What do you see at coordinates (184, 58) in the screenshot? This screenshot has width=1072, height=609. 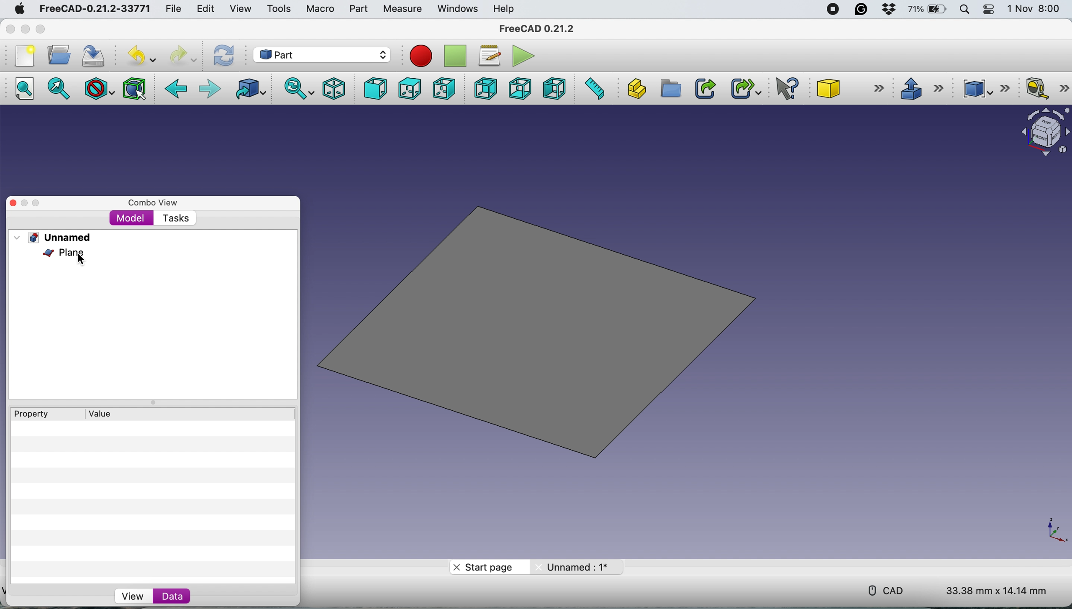 I see `redo` at bounding box center [184, 58].